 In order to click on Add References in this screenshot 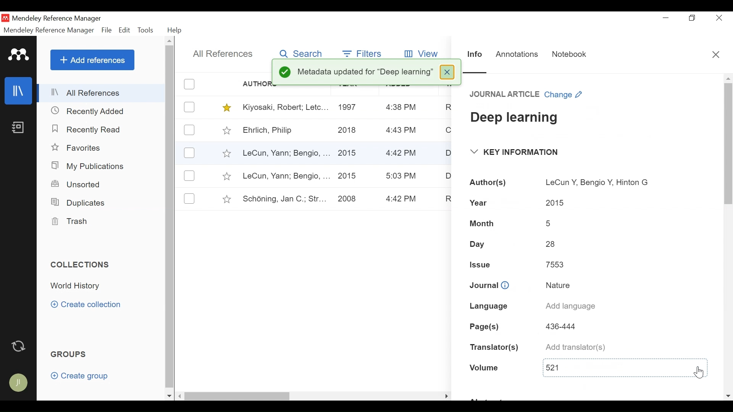, I will do `click(92, 60)`.